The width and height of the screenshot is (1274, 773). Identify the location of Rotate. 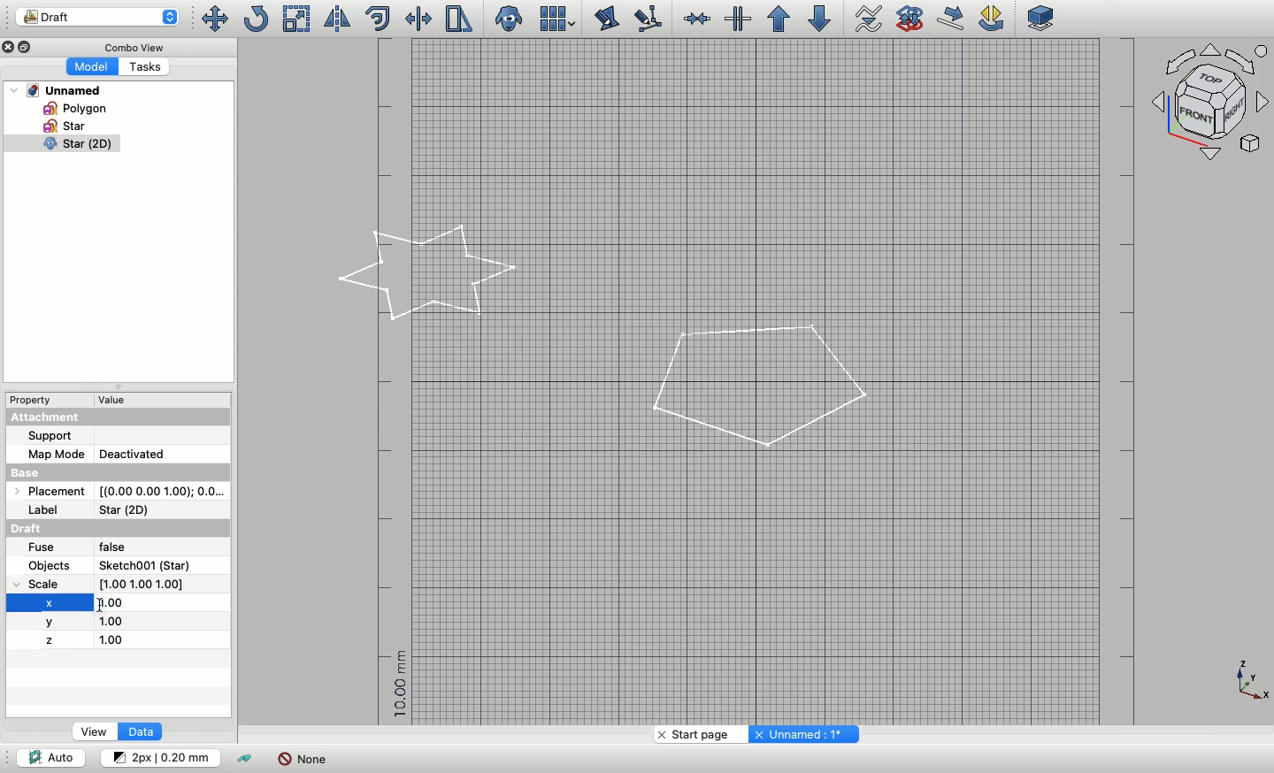
(255, 19).